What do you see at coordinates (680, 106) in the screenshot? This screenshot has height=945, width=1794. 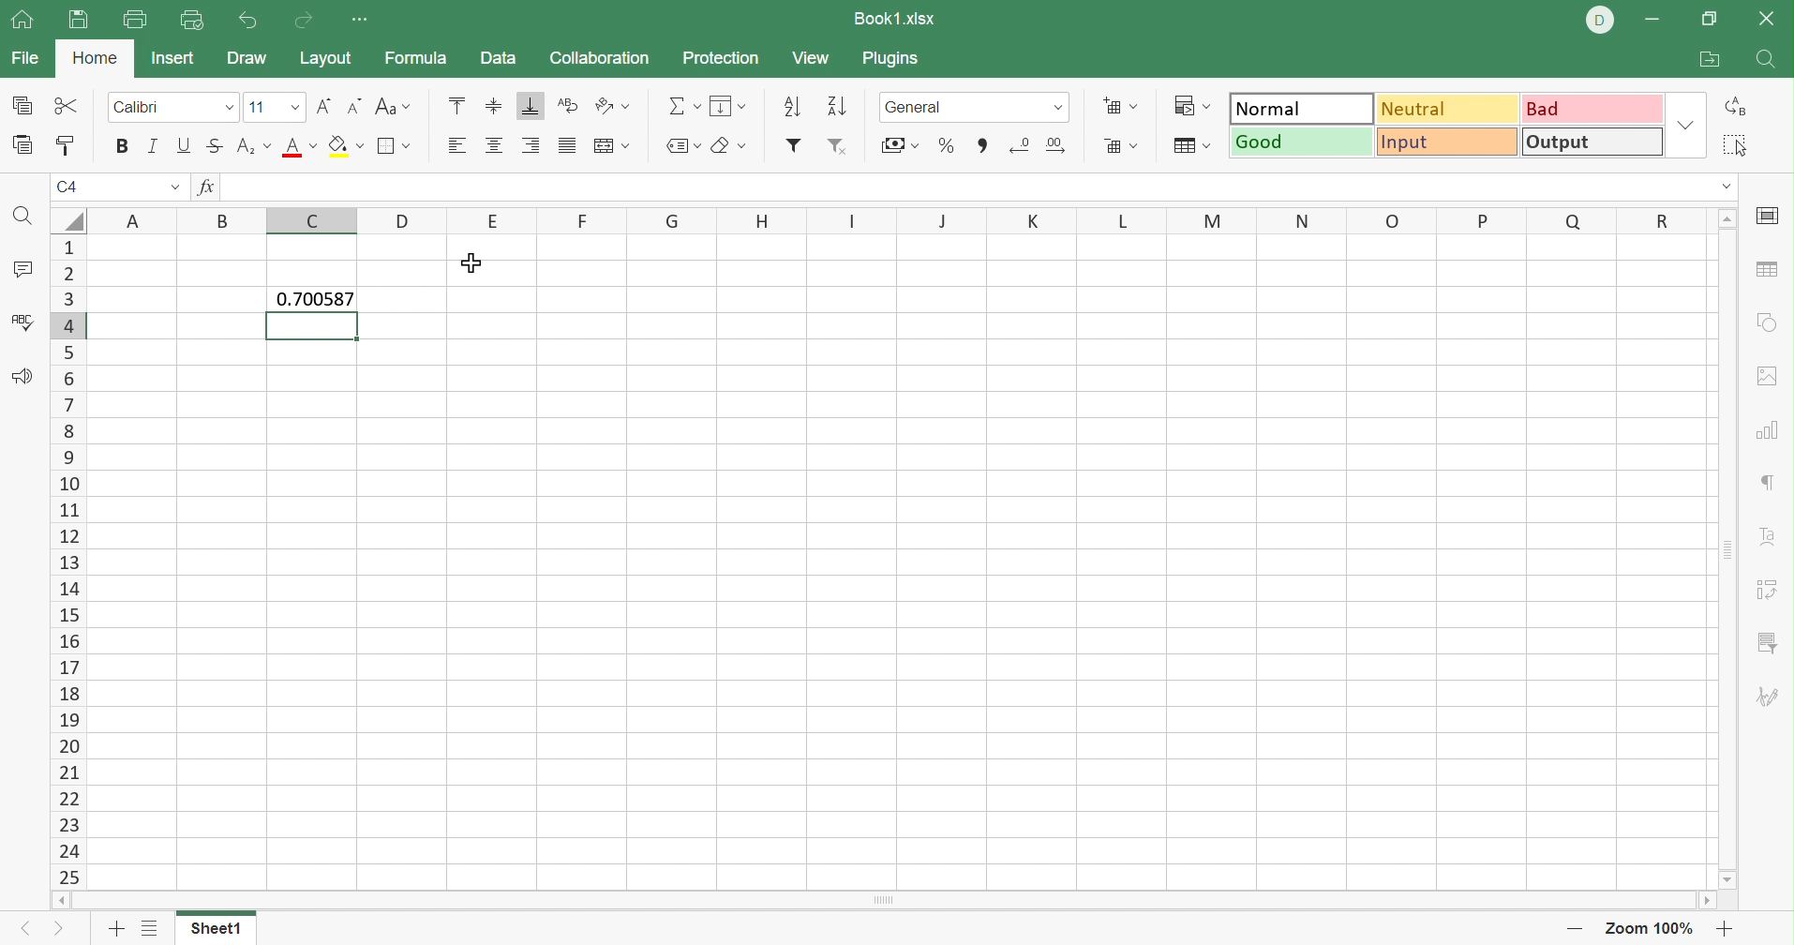 I see `Summation` at bounding box center [680, 106].